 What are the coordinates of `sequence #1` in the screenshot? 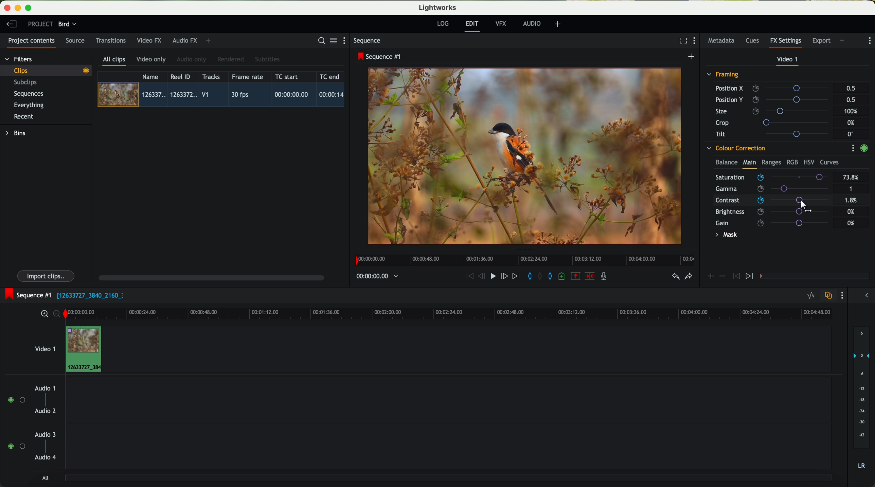 It's located at (380, 56).